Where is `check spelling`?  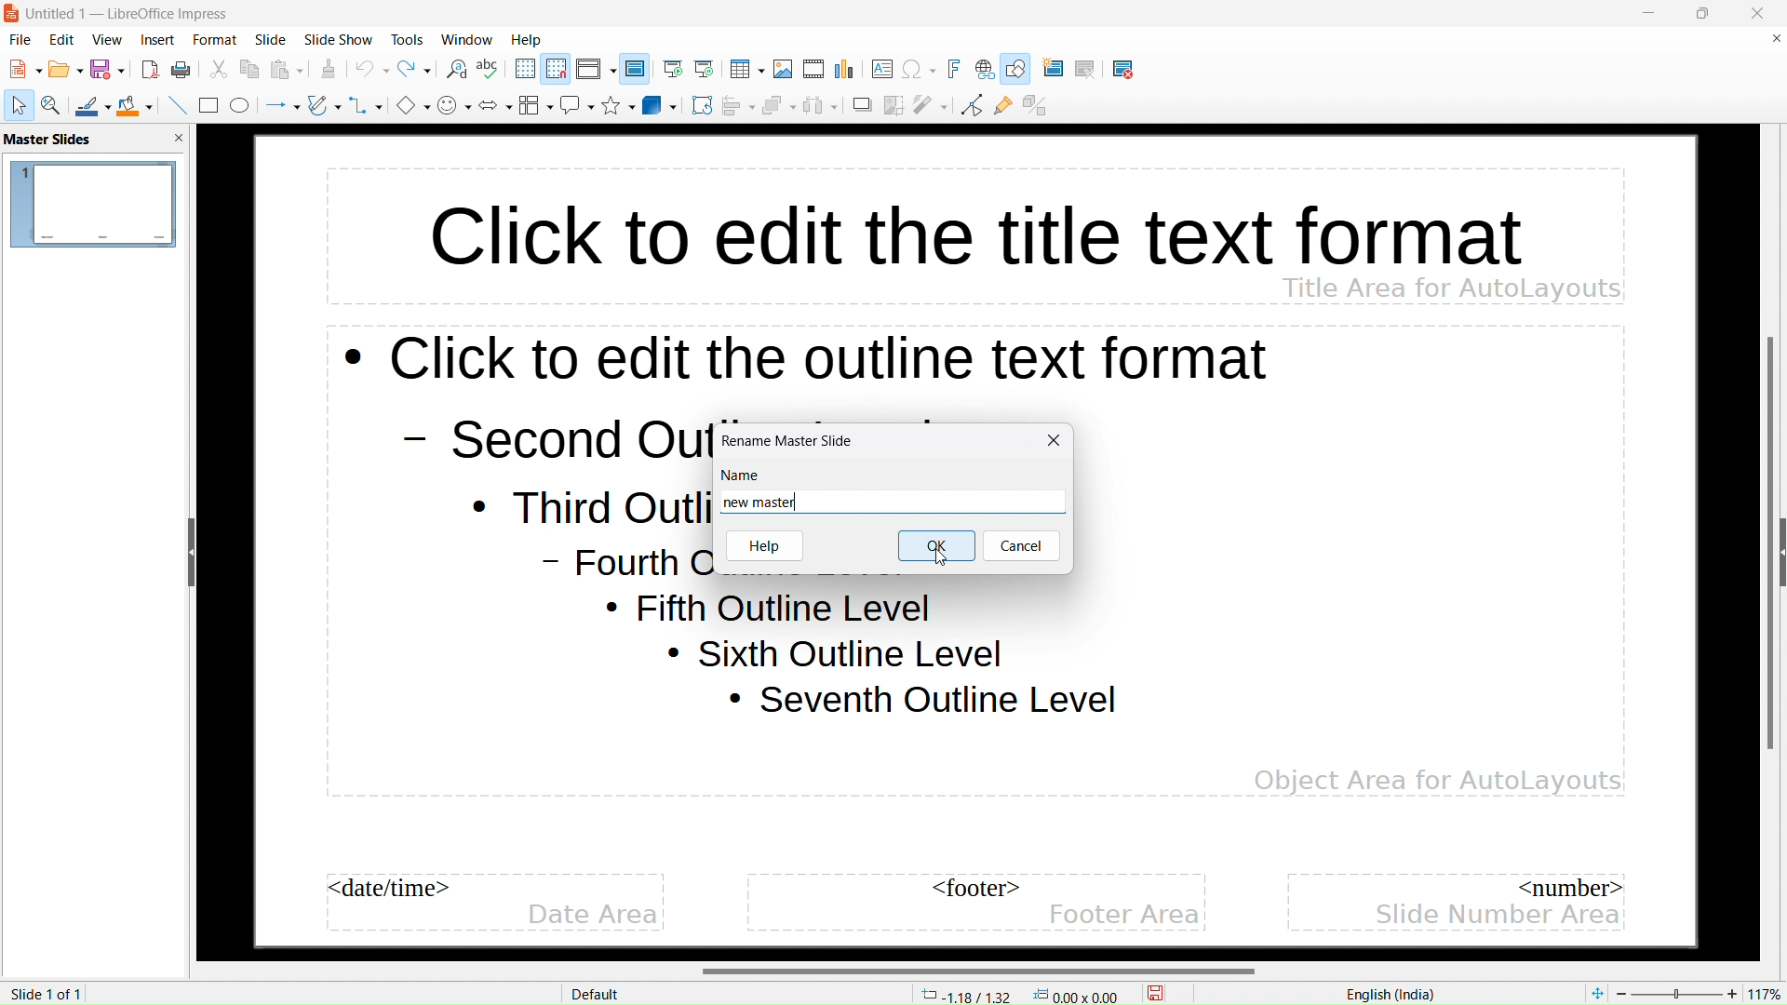
check spelling is located at coordinates (490, 70).